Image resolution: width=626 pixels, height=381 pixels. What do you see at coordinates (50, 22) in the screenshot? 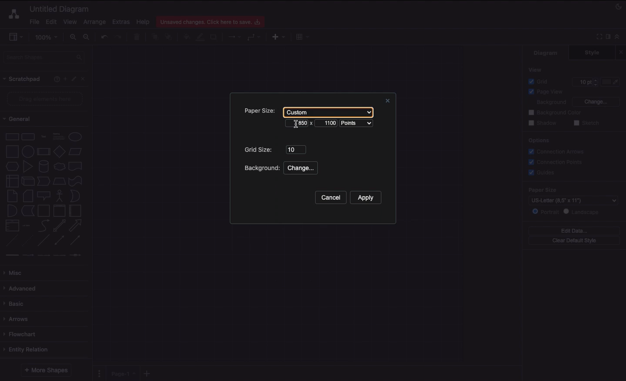
I see `Edit` at bounding box center [50, 22].